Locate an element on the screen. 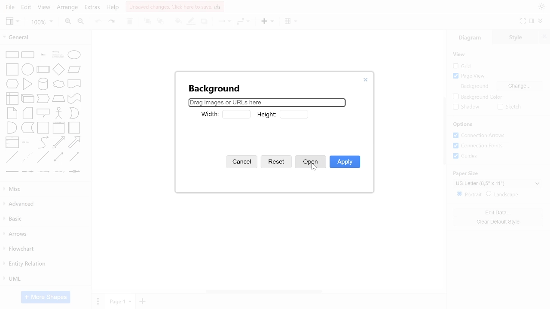 The width and height of the screenshot is (550, 309). format is located at coordinates (532, 21).